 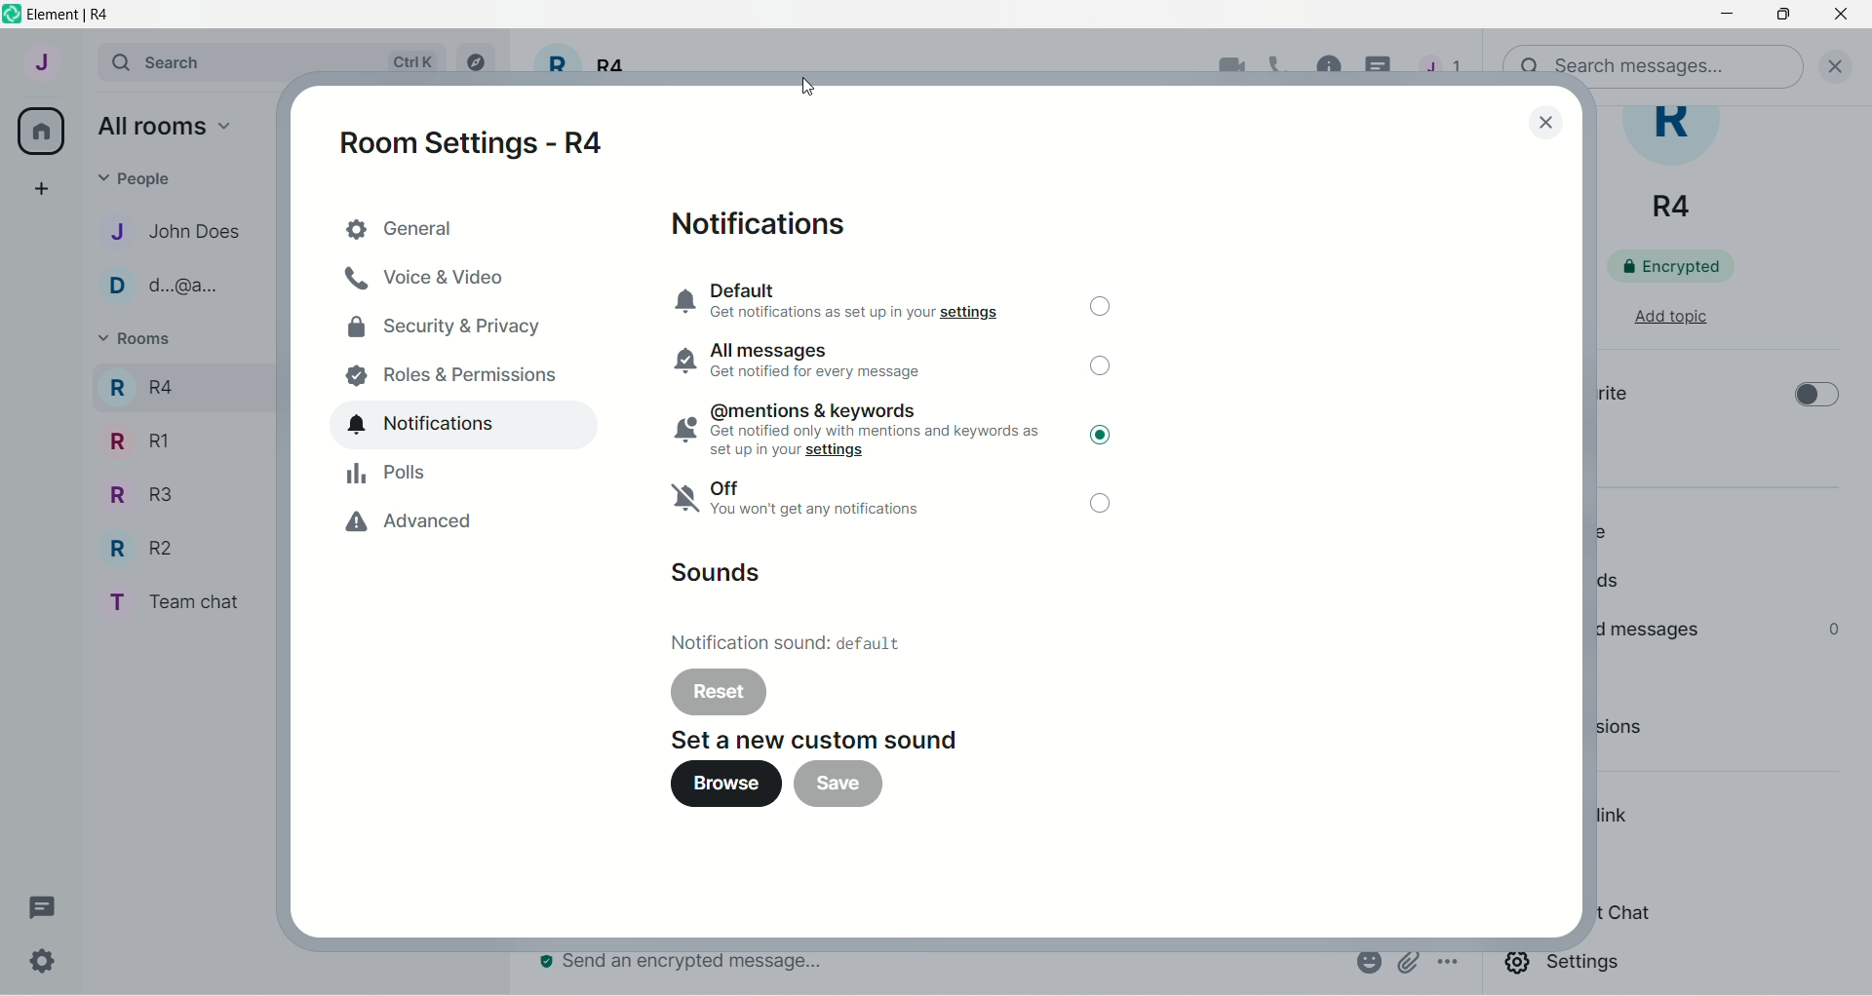 I want to click on room title, so click(x=583, y=70).